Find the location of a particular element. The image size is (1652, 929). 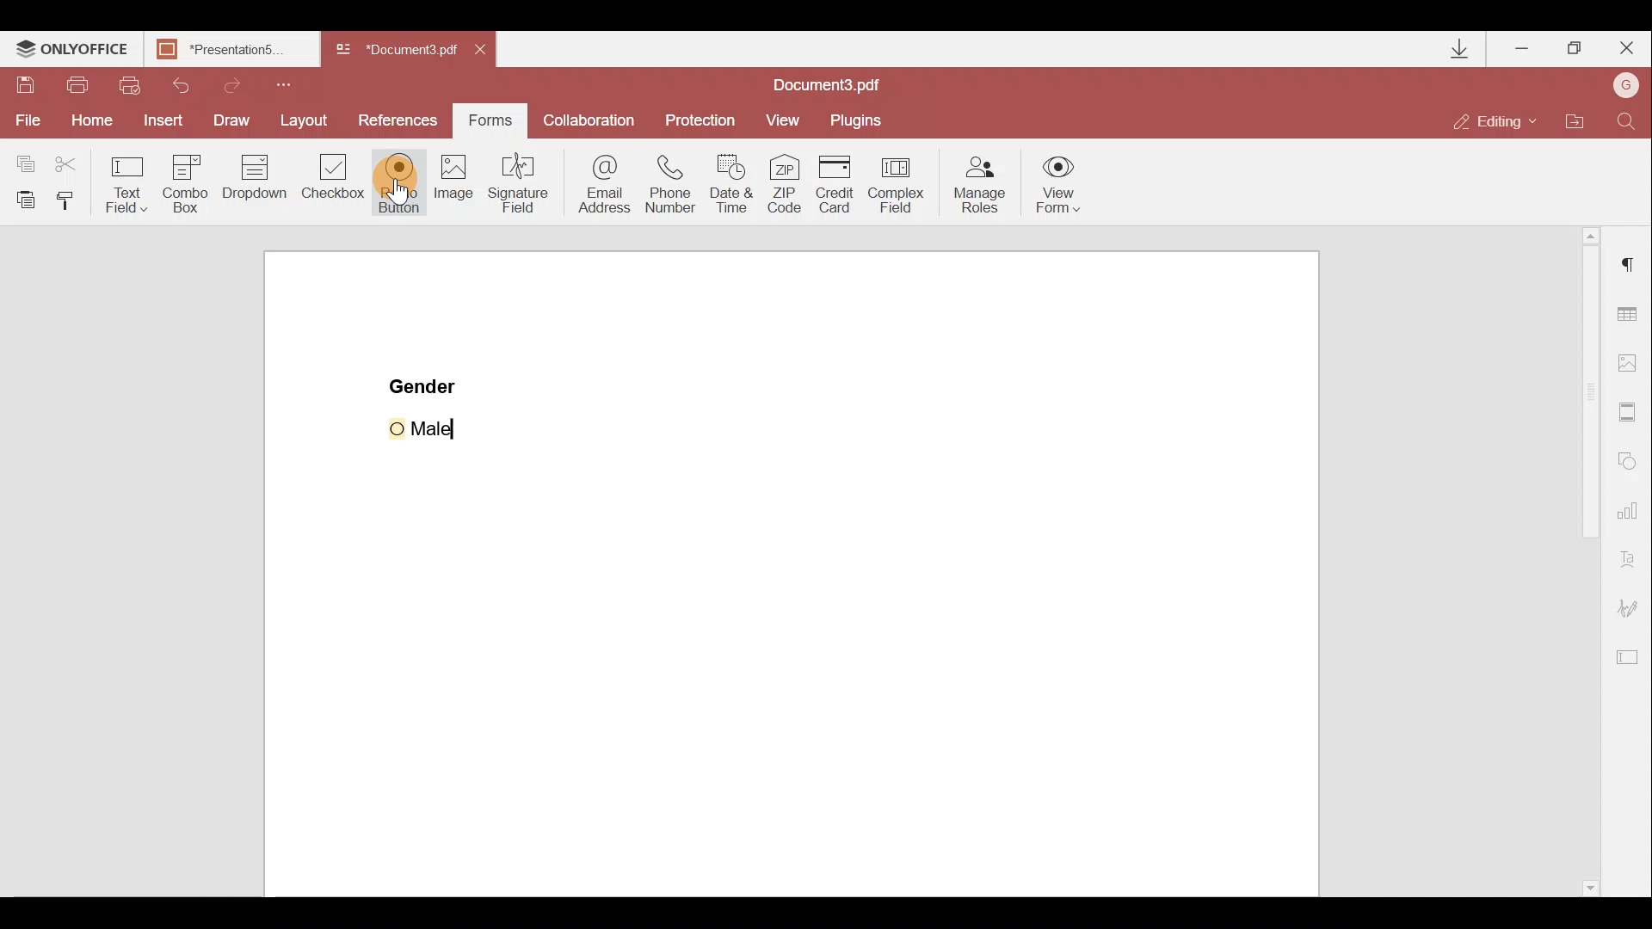

Radio is located at coordinates (399, 183).